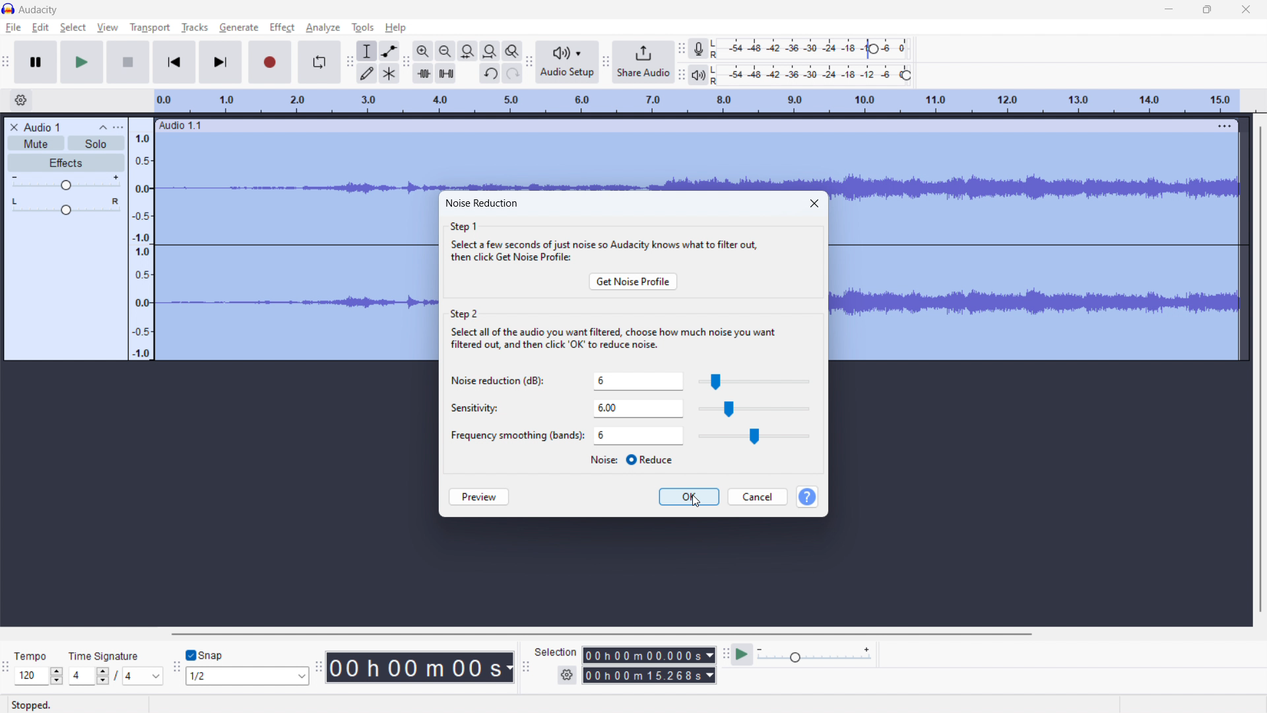 This screenshot has width=1267, height=713. Describe the element at coordinates (681, 75) in the screenshot. I see `playback meter toolbar` at that location.